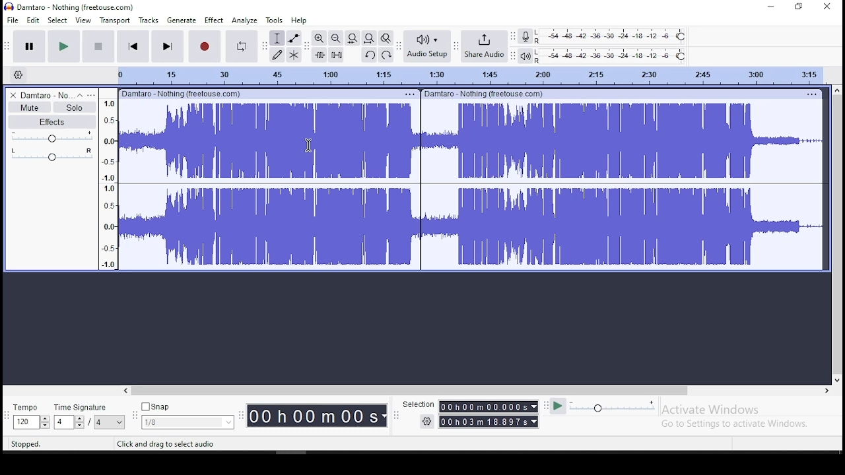  What do you see at coordinates (370, 55) in the screenshot?
I see `undo` at bounding box center [370, 55].